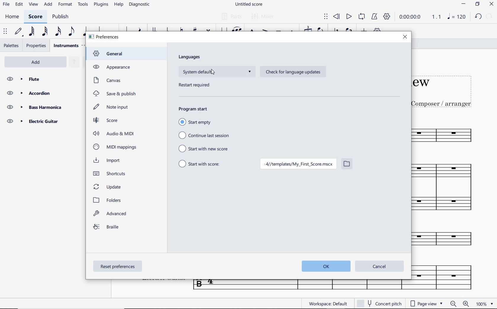 The width and height of the screenshot is (497, 309). Describe the element at coordinates (47, 5) in the screenshot. I see `add` at that location.